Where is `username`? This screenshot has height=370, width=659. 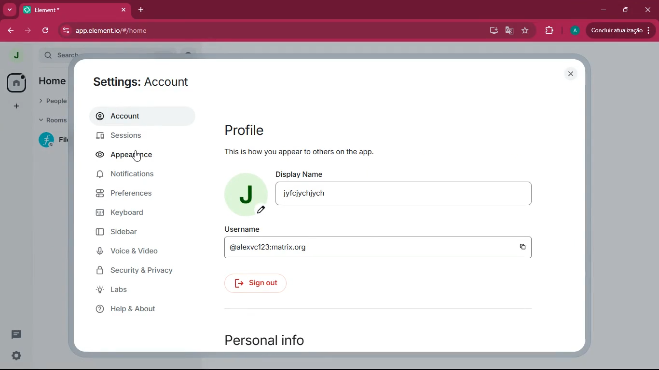
username is located at coordinates (379, 249).